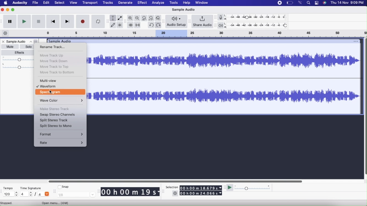 Image resolution: width=367 pixels, height=206 pixels. Describe the element at coordinates (131, 25) in the screenshot. I see `Trim outside selection` at that location.